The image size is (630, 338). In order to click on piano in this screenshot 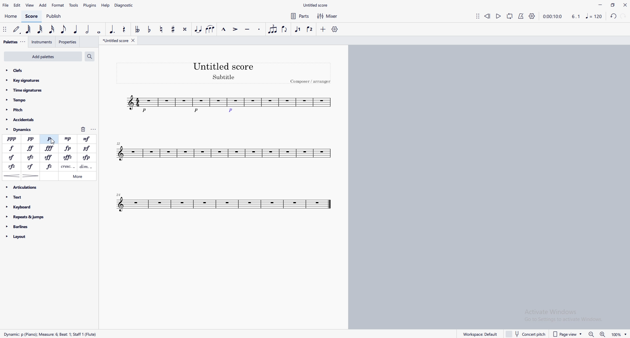, I will do `click(49, 139)`.